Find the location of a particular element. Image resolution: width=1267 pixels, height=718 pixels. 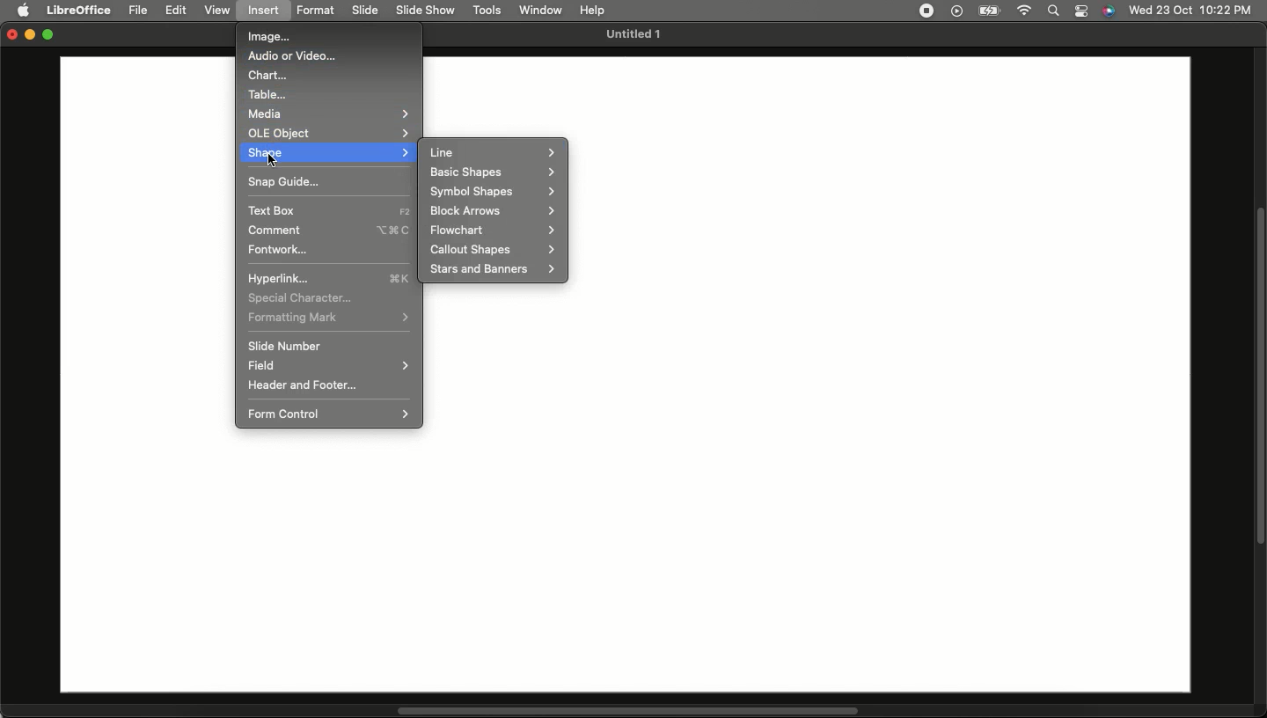

Scroll is located at coordinates (1259, 377).